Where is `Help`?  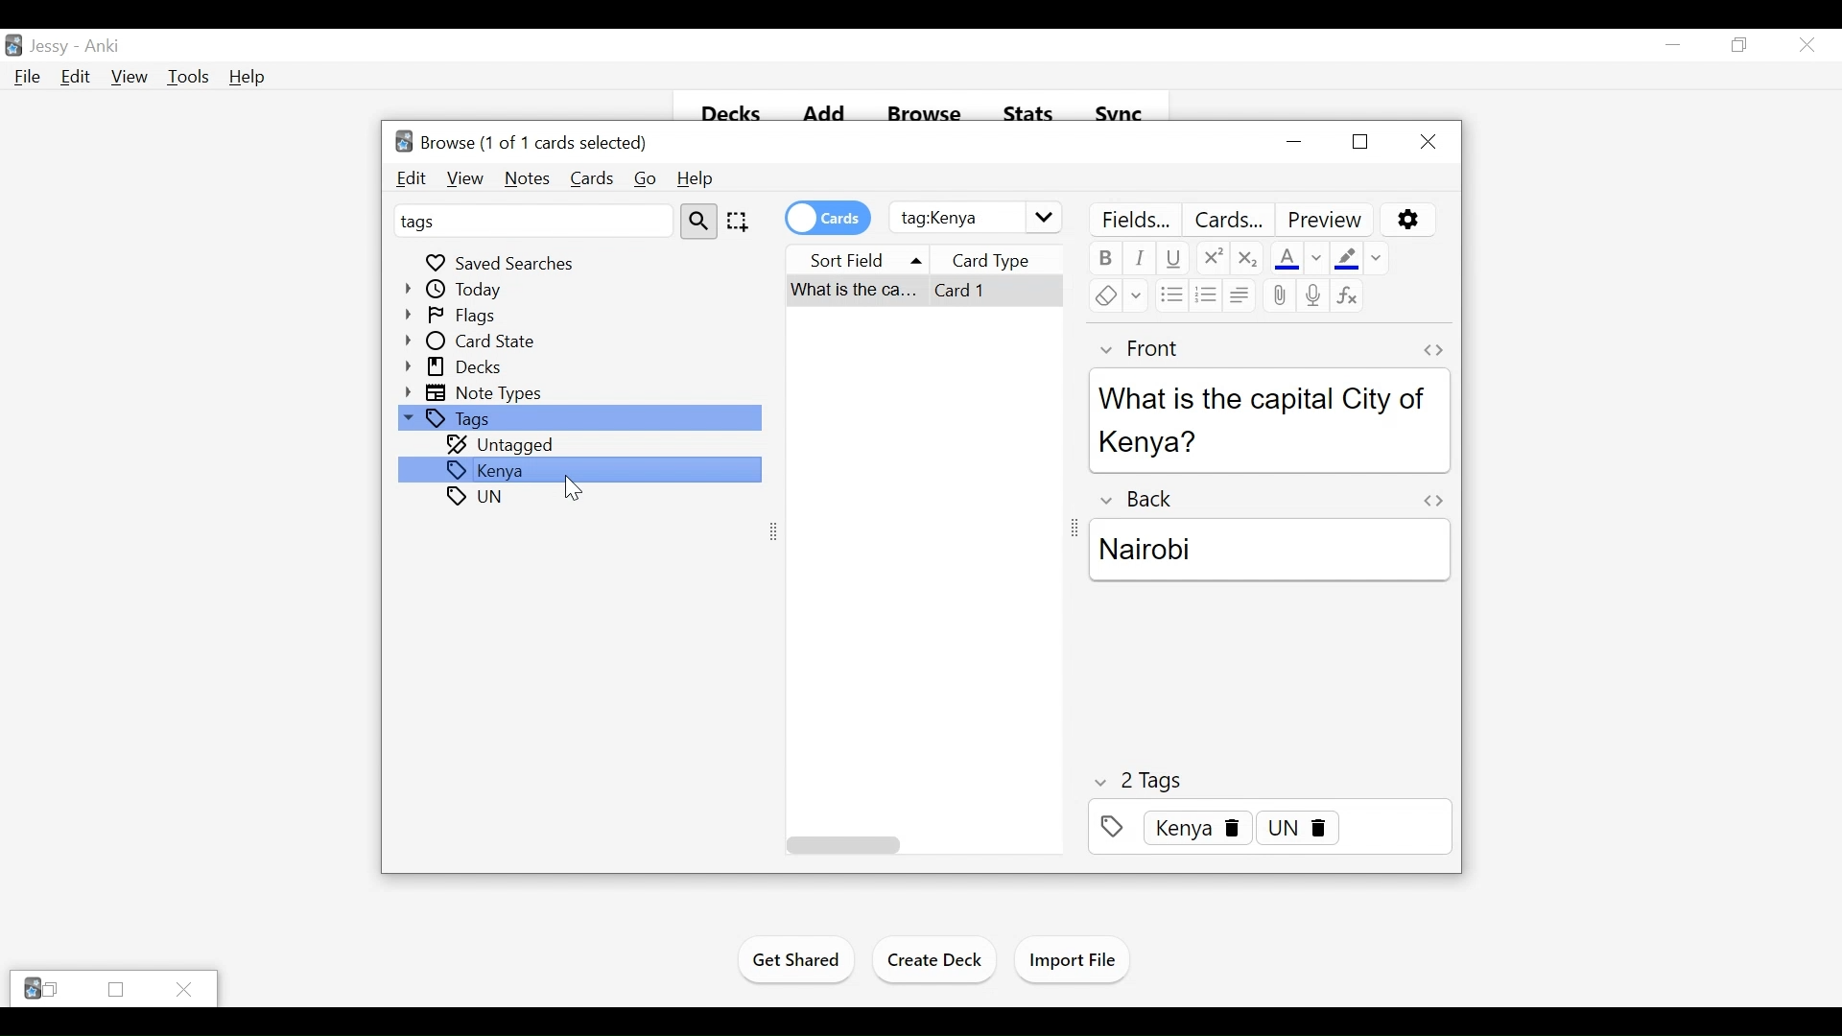
Help is located at coordinates (694, 179).